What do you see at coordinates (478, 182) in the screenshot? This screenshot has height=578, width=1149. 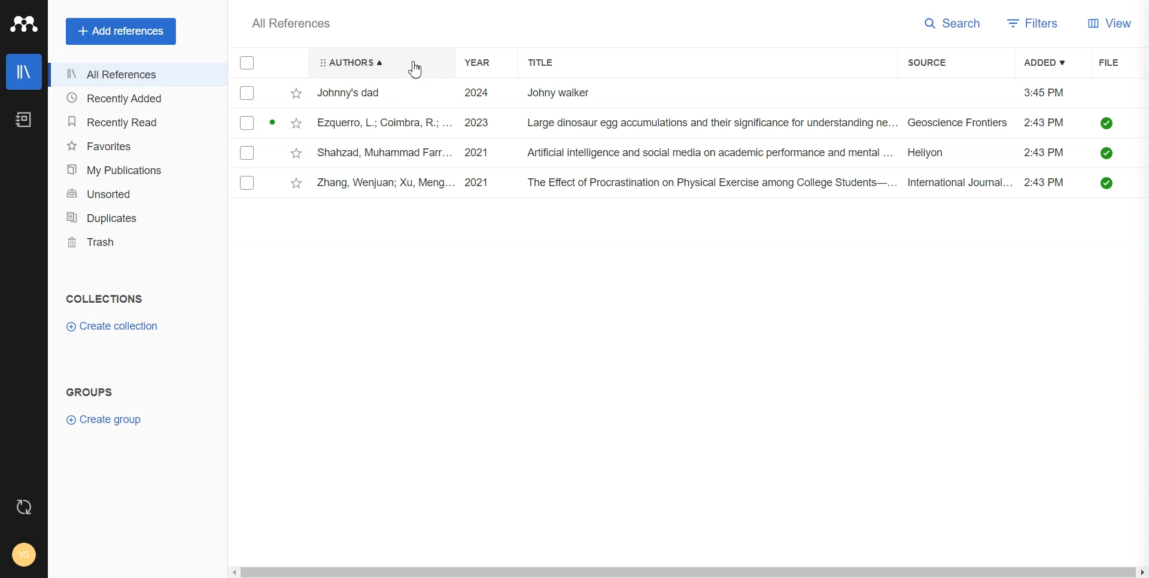 I see `2021` at bounding box center [478, 182].